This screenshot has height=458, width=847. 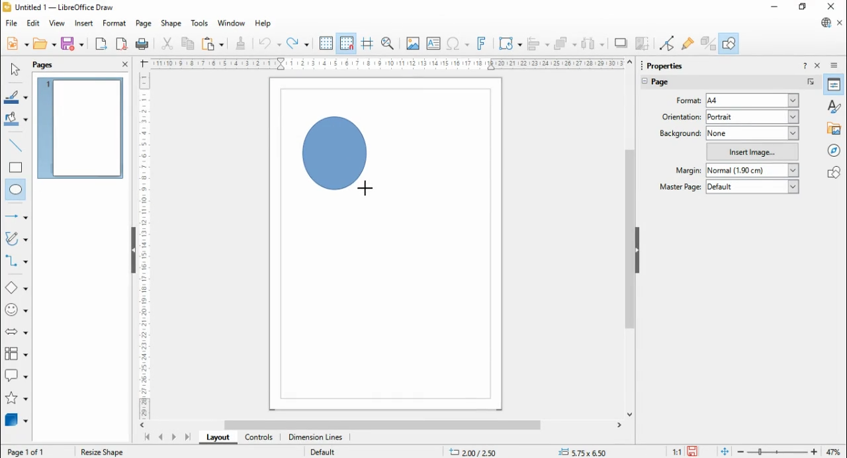 I want to click on close panel, so click(x=125, y=64).